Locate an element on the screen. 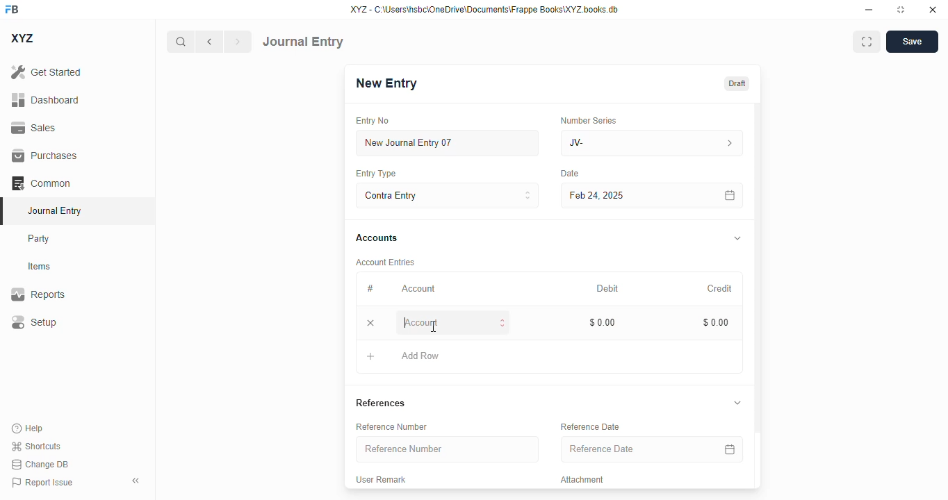  contra entry  is located at coordinates (447, 194).